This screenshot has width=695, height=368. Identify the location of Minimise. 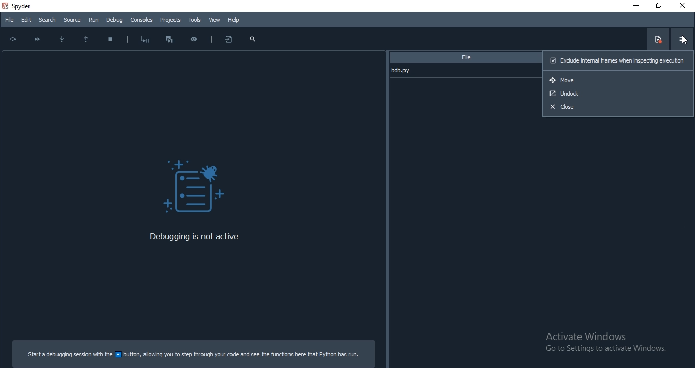
(633, 6).